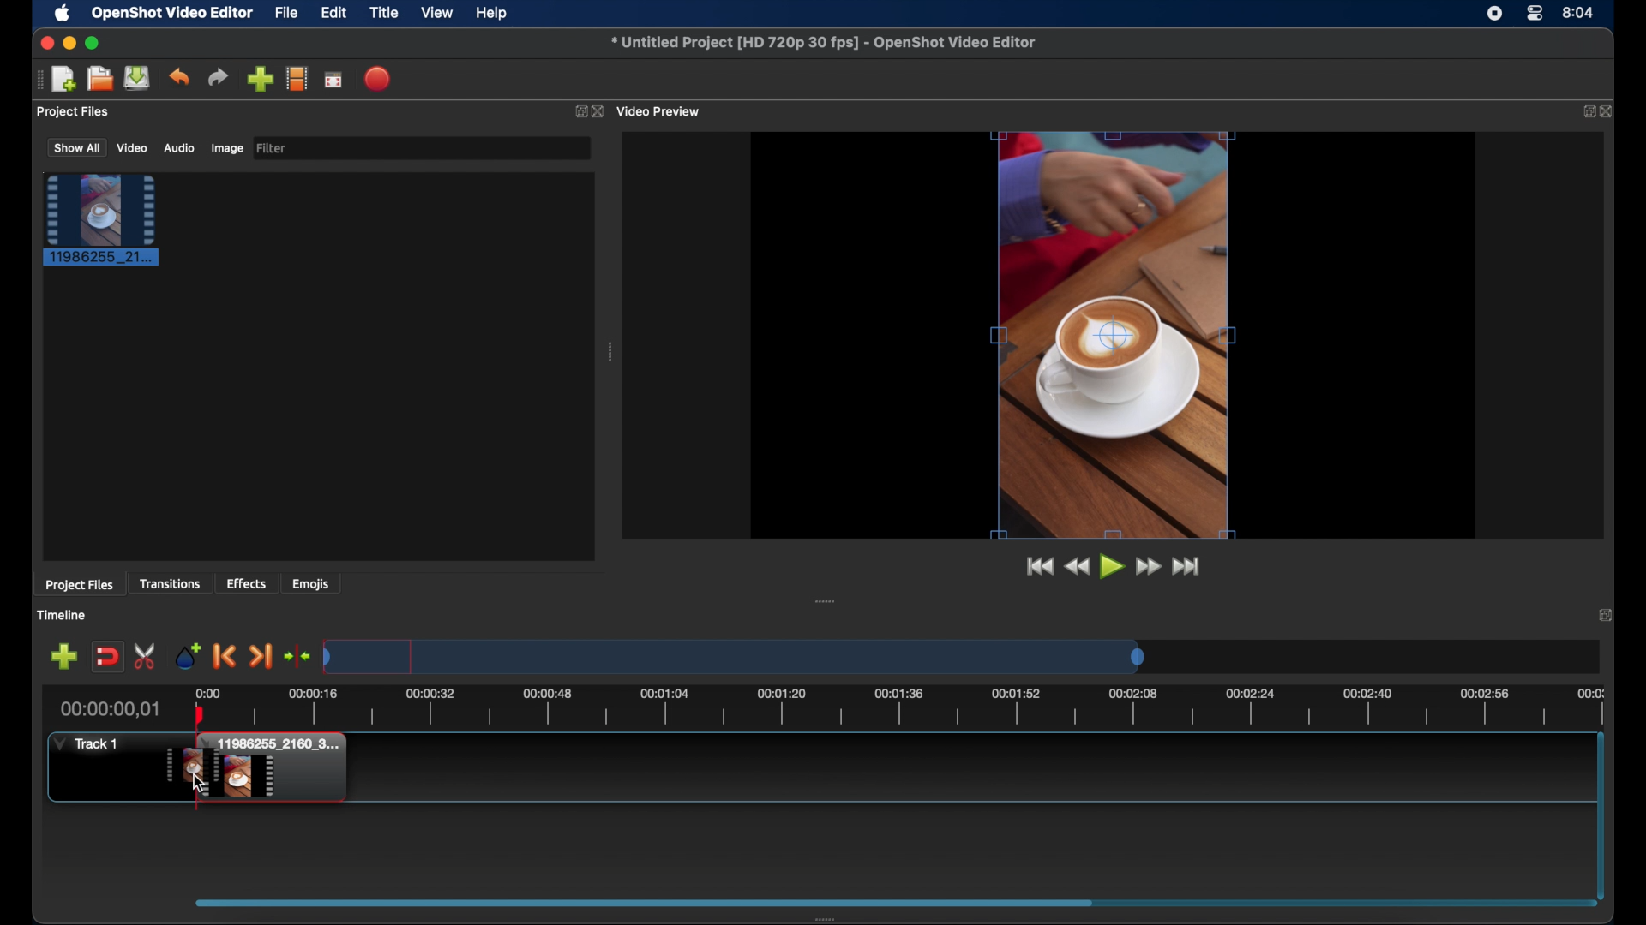 This screenshot has width=1646, height=925. I want to click on close, so click(46, 44).